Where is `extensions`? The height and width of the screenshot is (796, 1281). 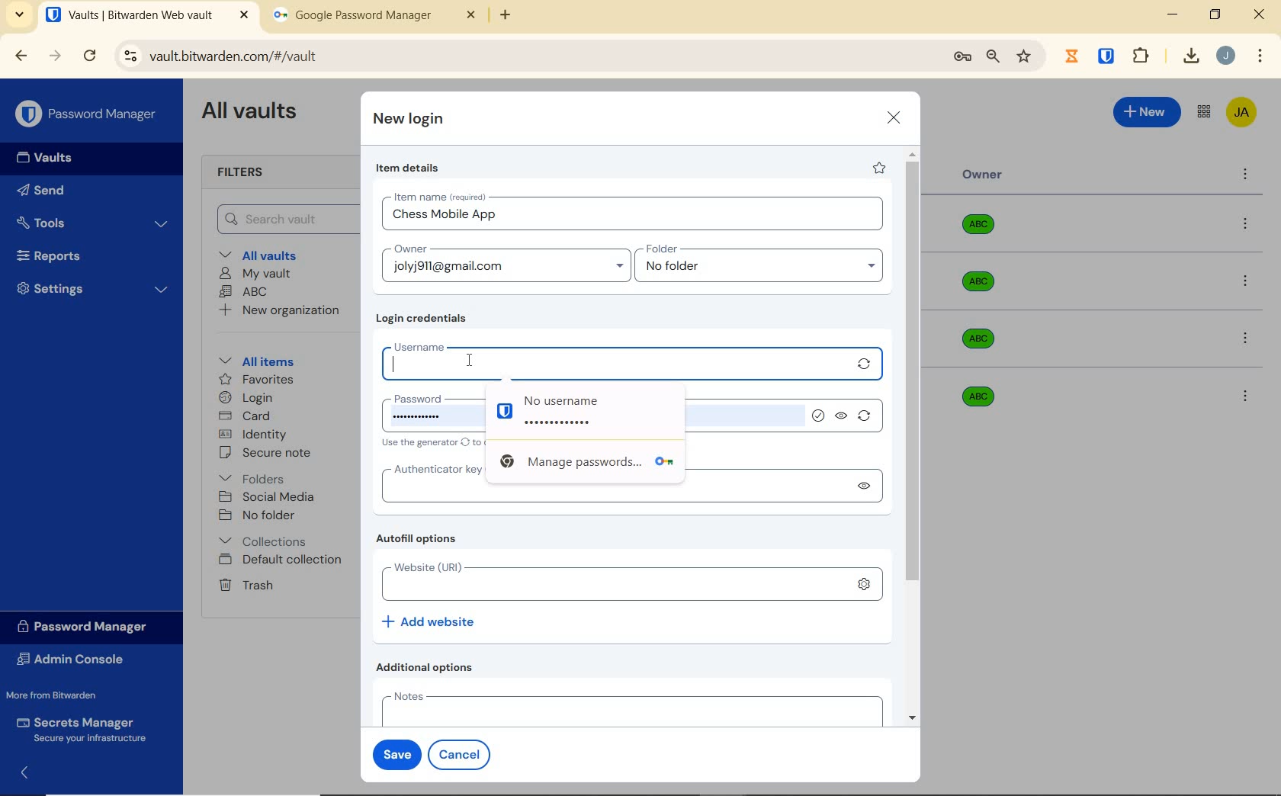
extensions is located at coordinates (1108, 55).